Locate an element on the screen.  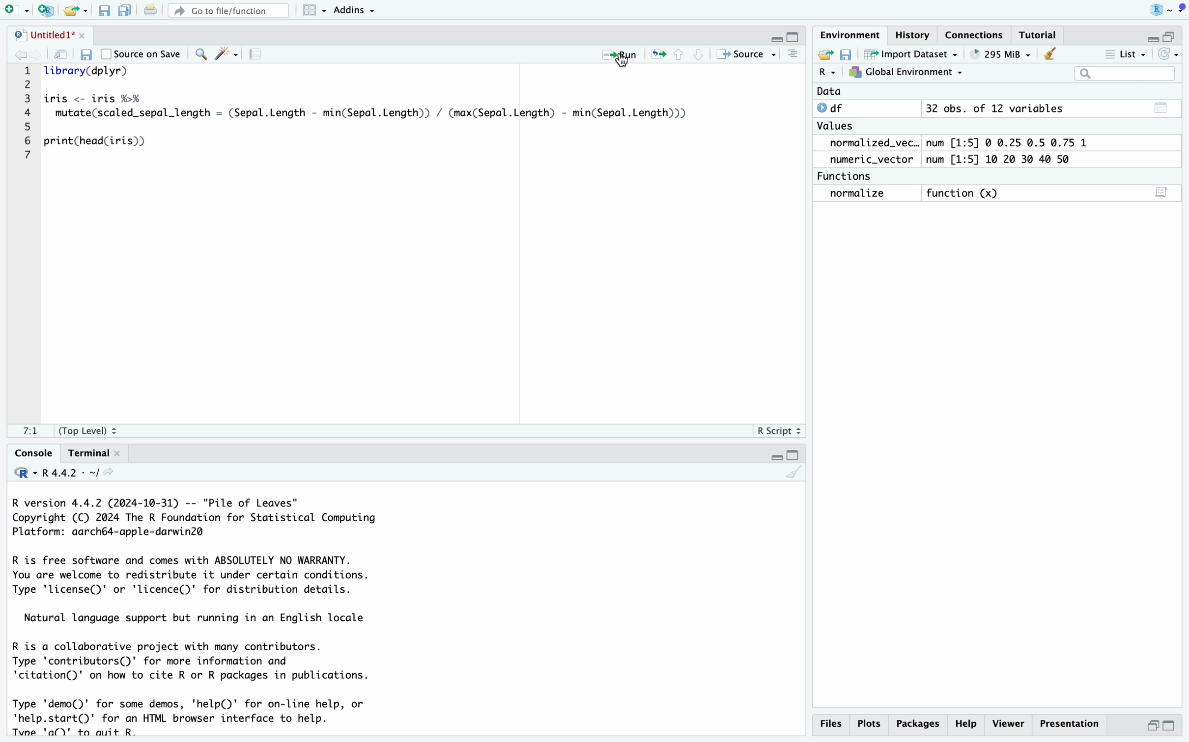
History is located at coordinates (913, 37).